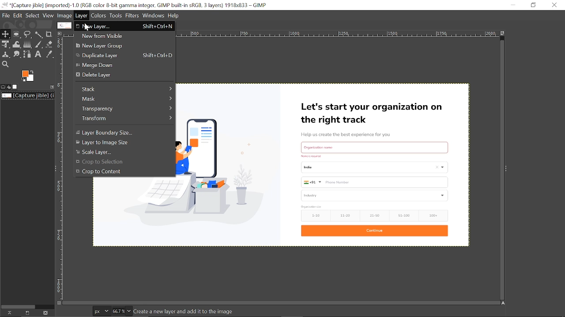  Describe the element at coordinates (49, 34) in the screenshot. I see `Crop tool` at that location.